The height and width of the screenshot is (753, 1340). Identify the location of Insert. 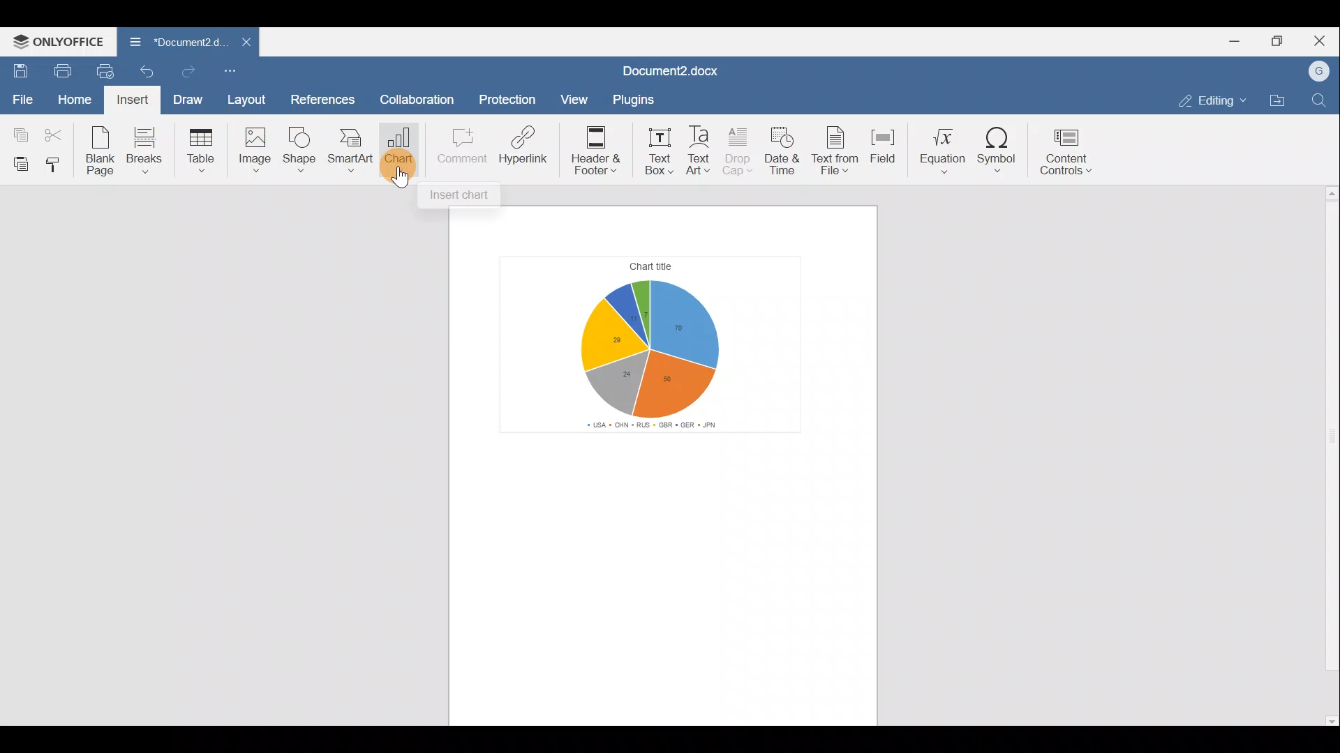
(131, 102).